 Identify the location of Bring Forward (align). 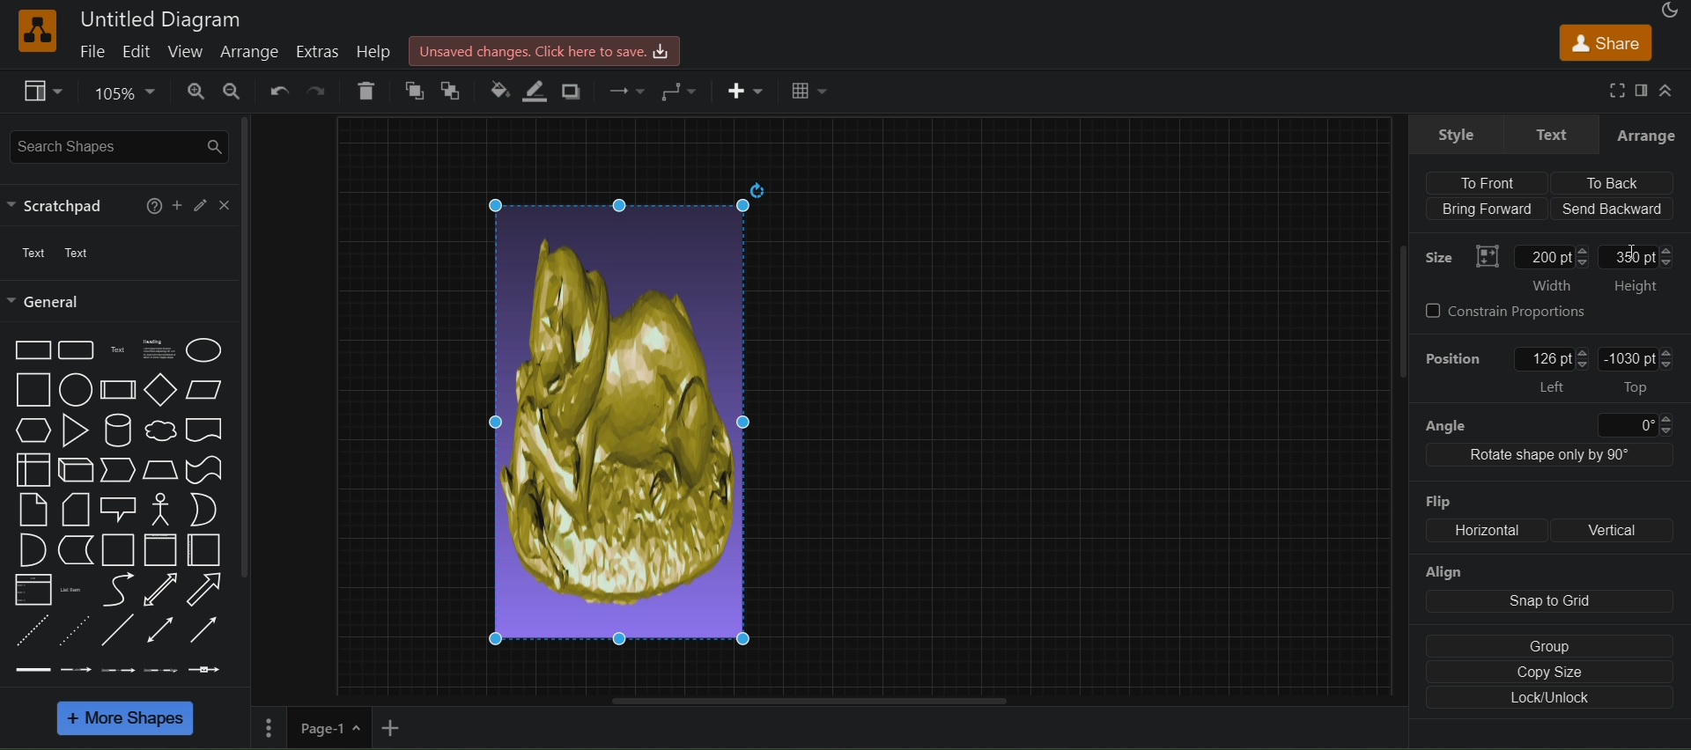
(1487, 210).